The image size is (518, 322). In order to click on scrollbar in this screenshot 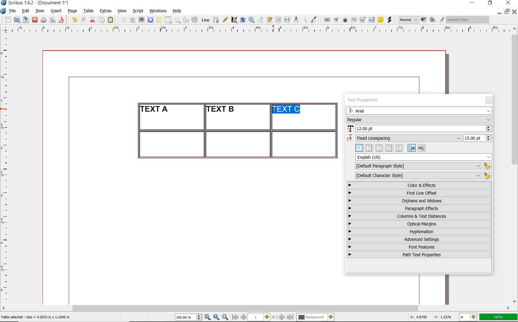, I will do `click(256, 309)`.